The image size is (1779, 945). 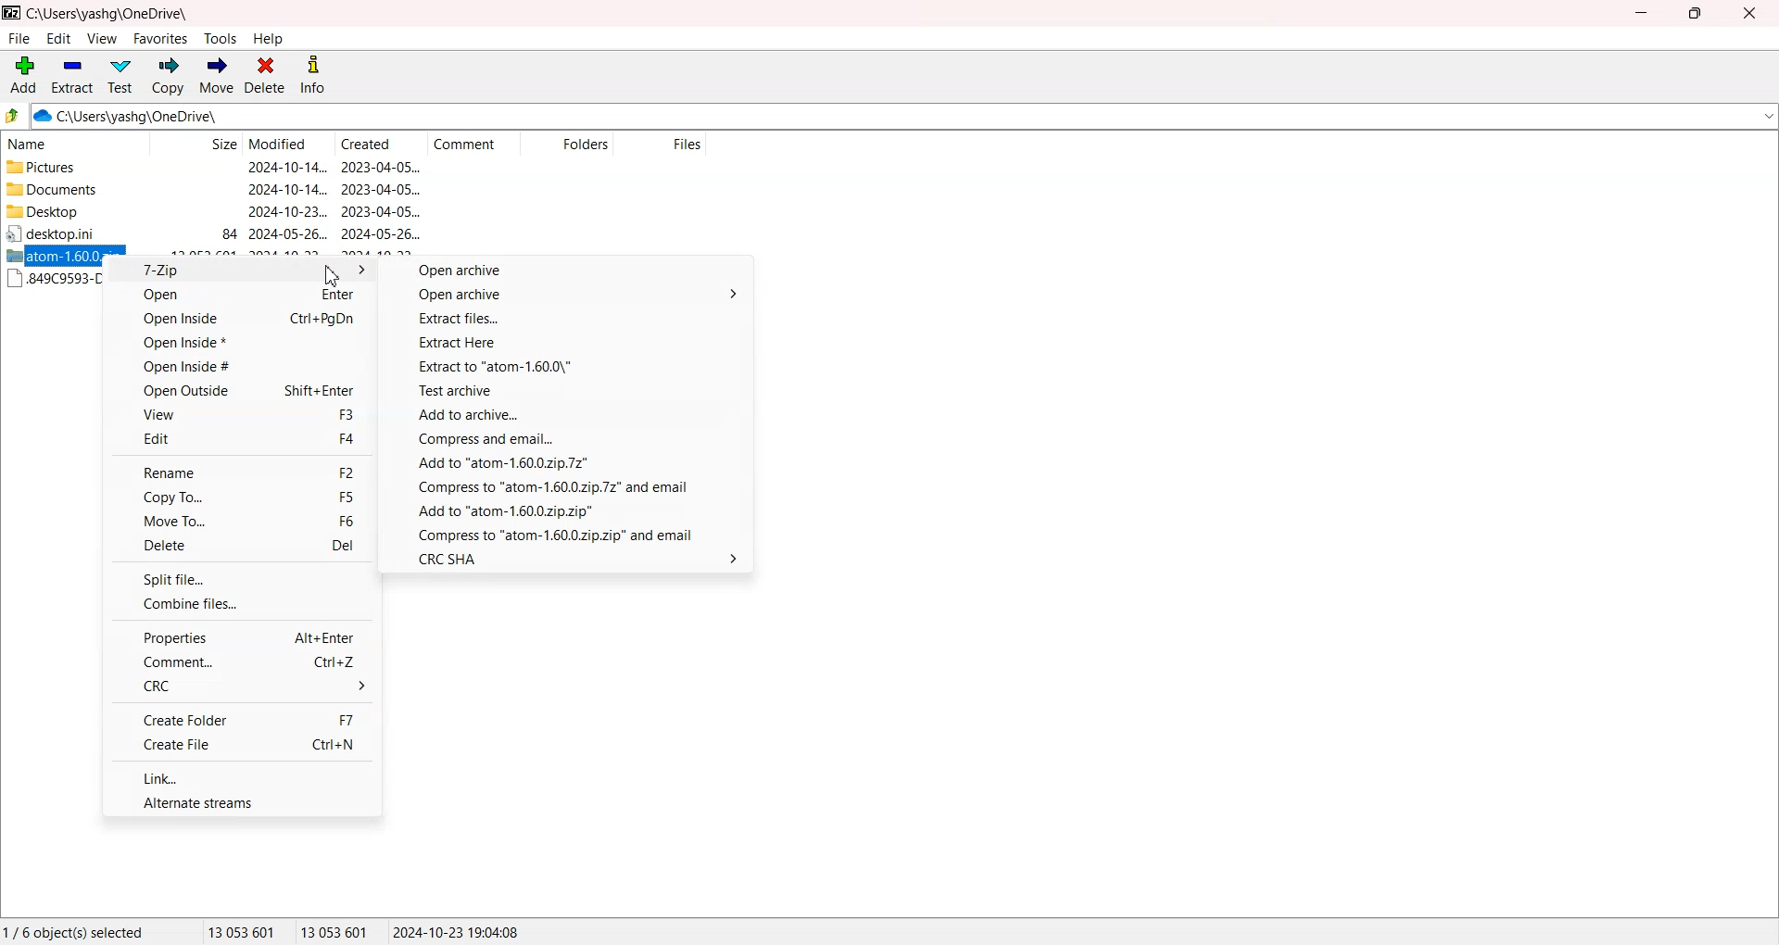 I want to click on Create Folder, so click(x=241, y=719).